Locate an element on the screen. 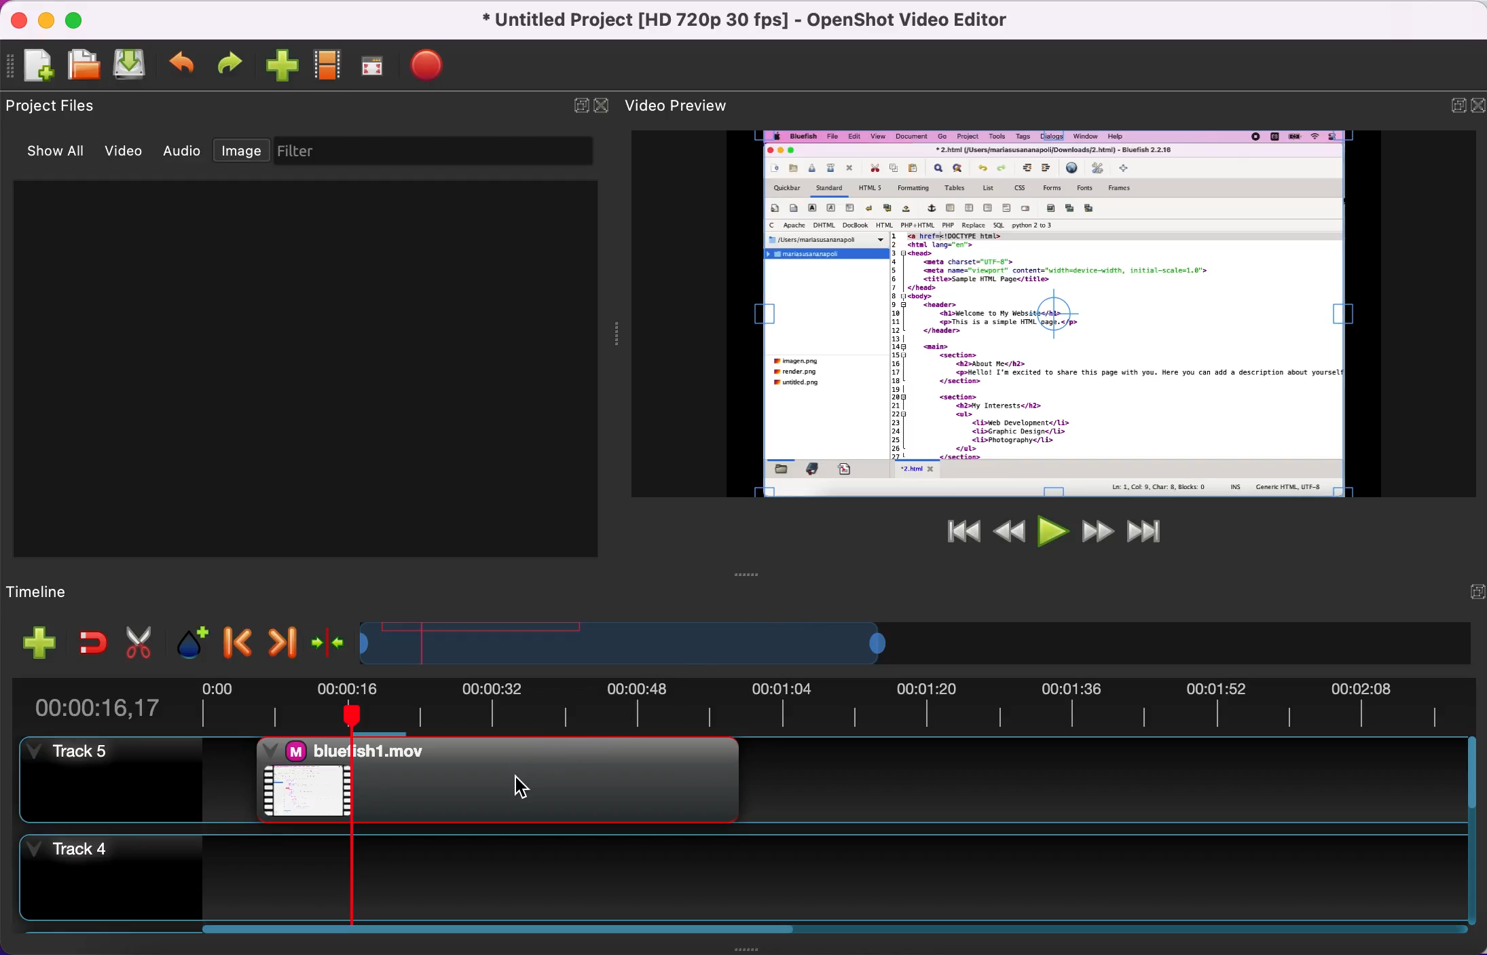  video preview is located at coordinates (1057, 313).